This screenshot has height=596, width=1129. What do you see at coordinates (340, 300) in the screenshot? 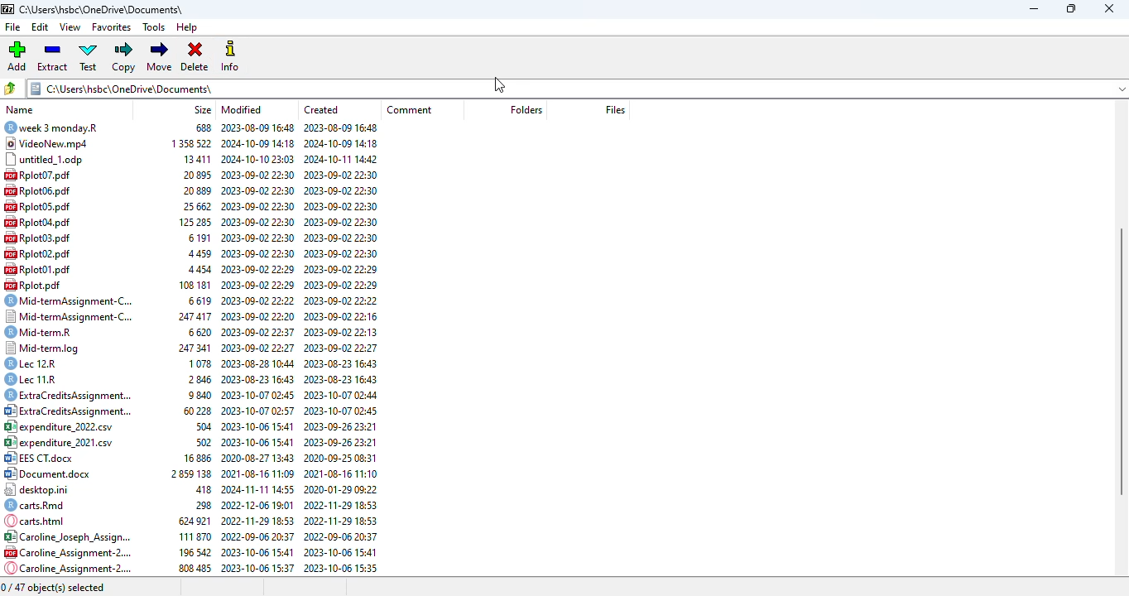
I see `2023-00-02 22:27` at bounding box center [340, 300].